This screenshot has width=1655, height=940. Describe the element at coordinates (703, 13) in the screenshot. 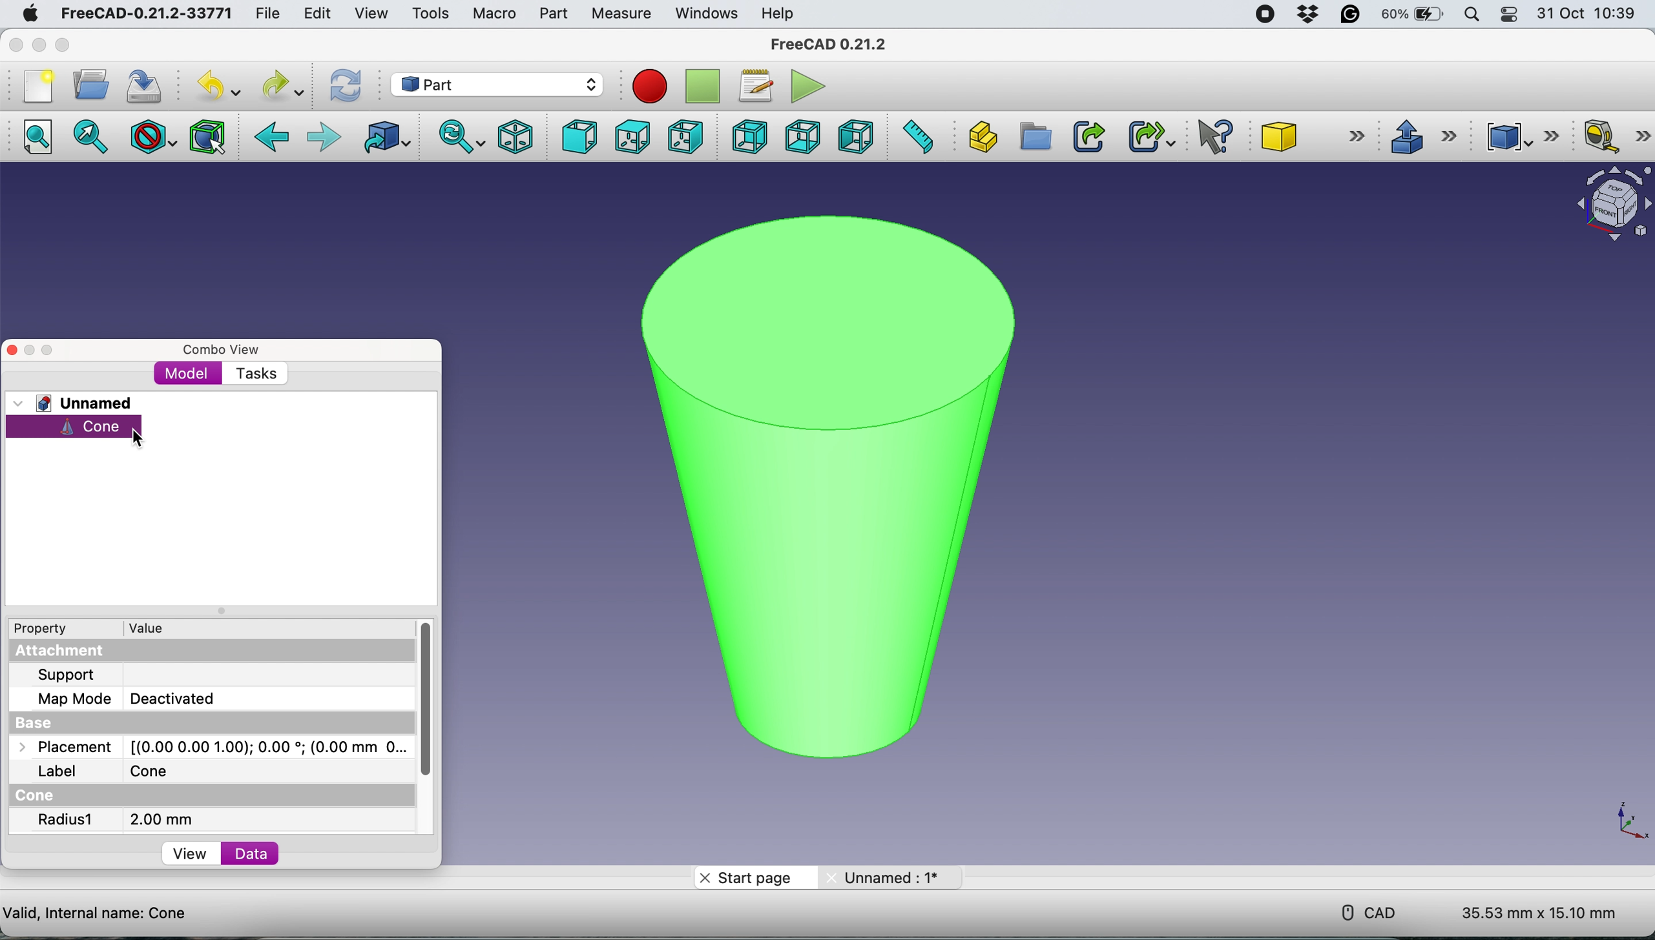

I see `windows` at that location.